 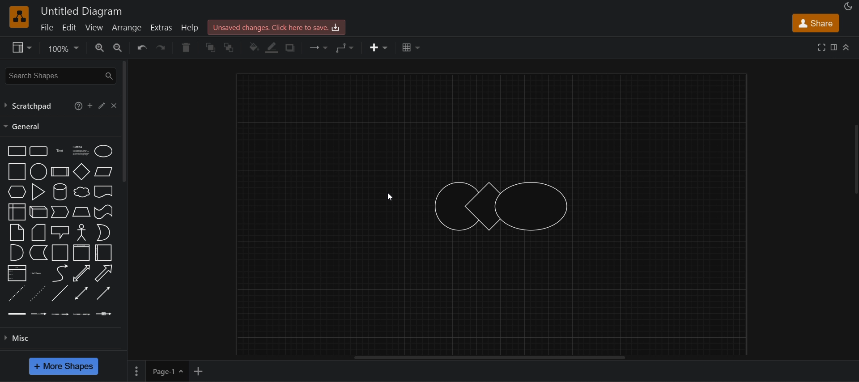 I want to click on extras, so click(x=162, y=28).